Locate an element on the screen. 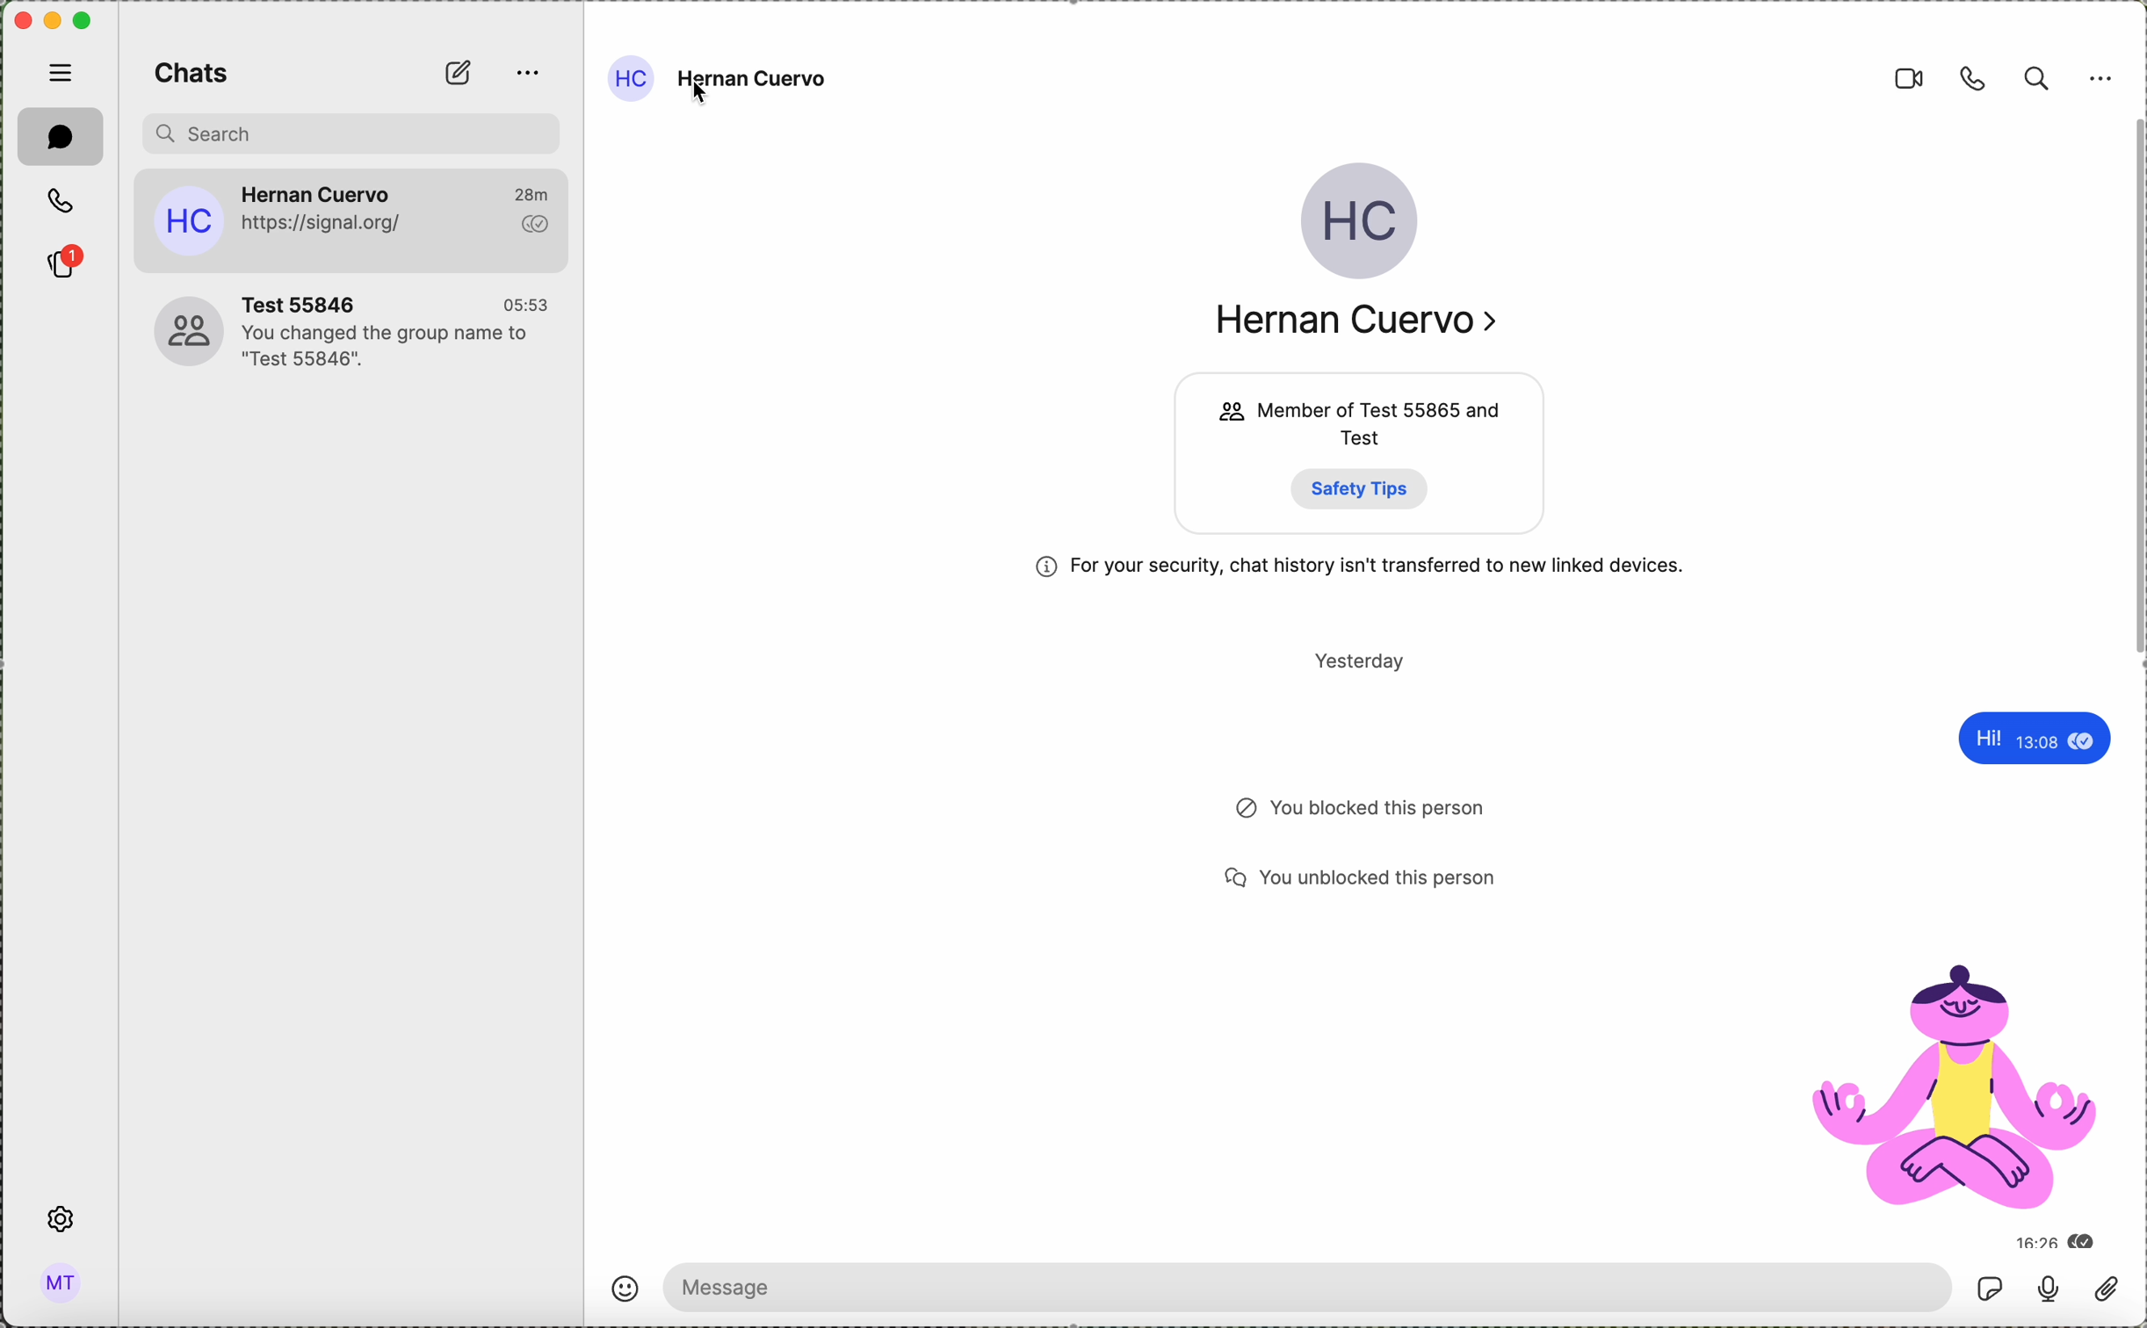 The height and width of the screenshot is (1328, 2147). screen buttons is located at coordinates (48, 19).